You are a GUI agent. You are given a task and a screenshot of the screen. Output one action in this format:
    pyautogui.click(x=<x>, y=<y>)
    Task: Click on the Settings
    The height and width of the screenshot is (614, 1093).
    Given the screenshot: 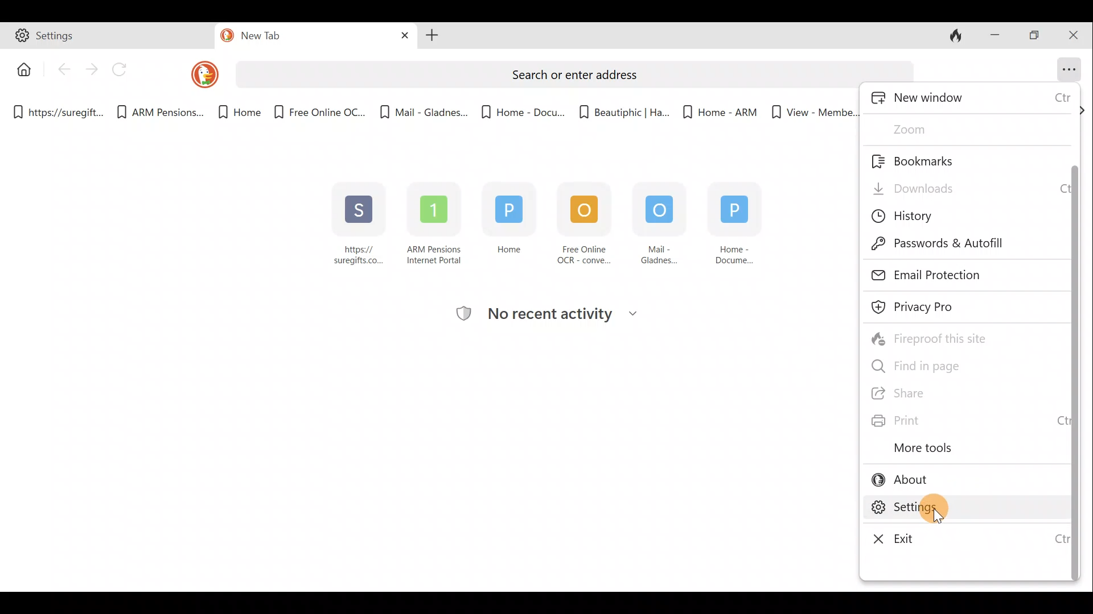 What is the action you would take?
    pyautogui.click(x=951, y=507)
    